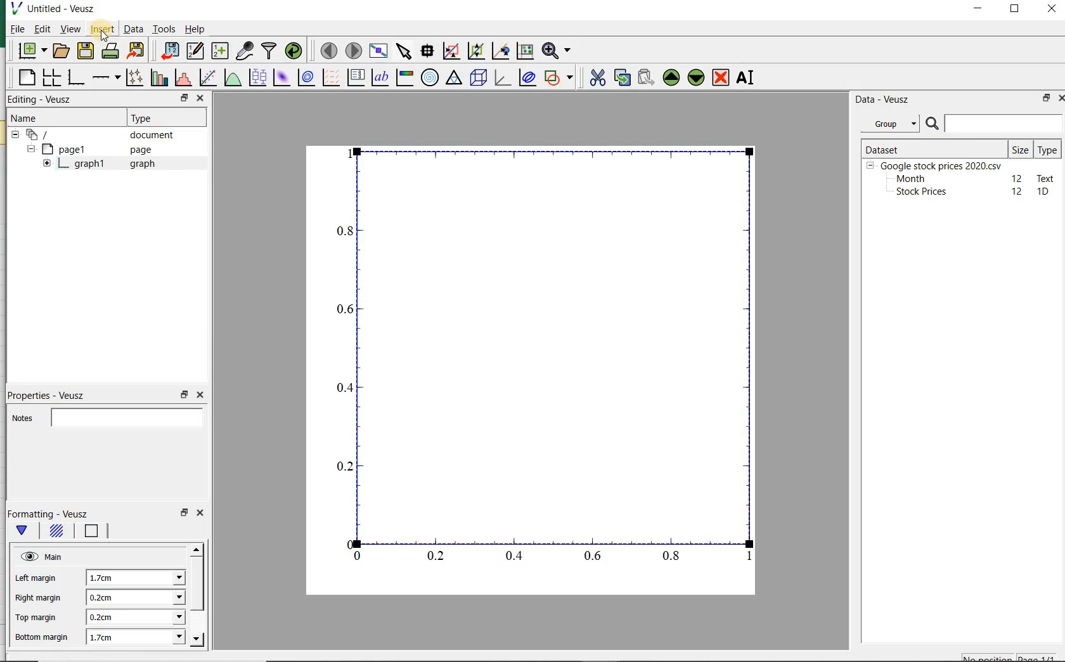 The height and width of the screenshot is (662, 1065). I want to click on Type, so click(1047, 149).